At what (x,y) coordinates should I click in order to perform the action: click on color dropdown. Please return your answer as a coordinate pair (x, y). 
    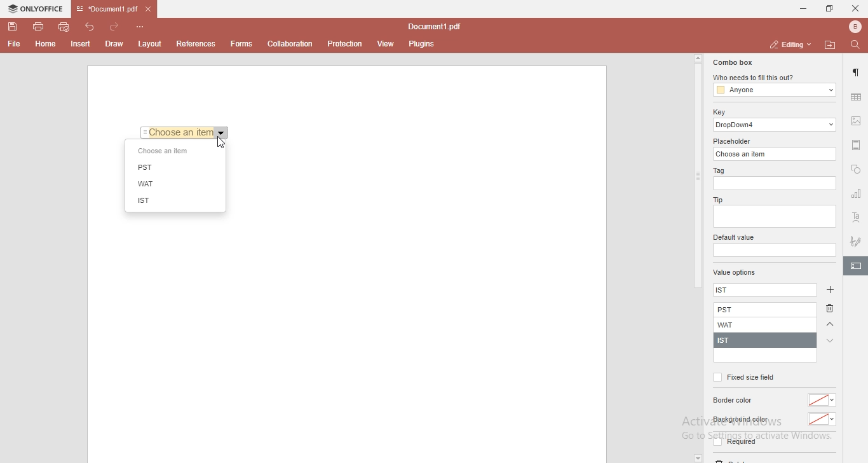
    Looking at the image, I should click on (822, 420).